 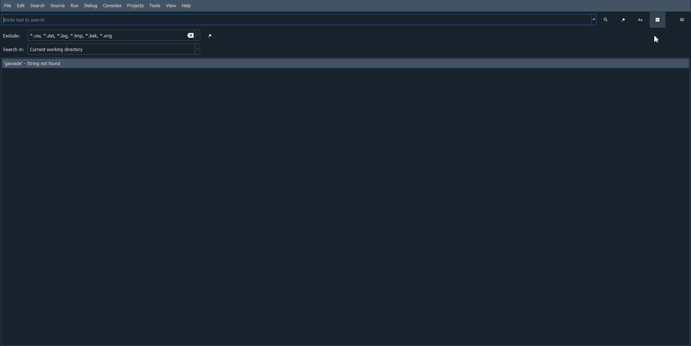 I want to click on Help, so click(x=187, y=6).